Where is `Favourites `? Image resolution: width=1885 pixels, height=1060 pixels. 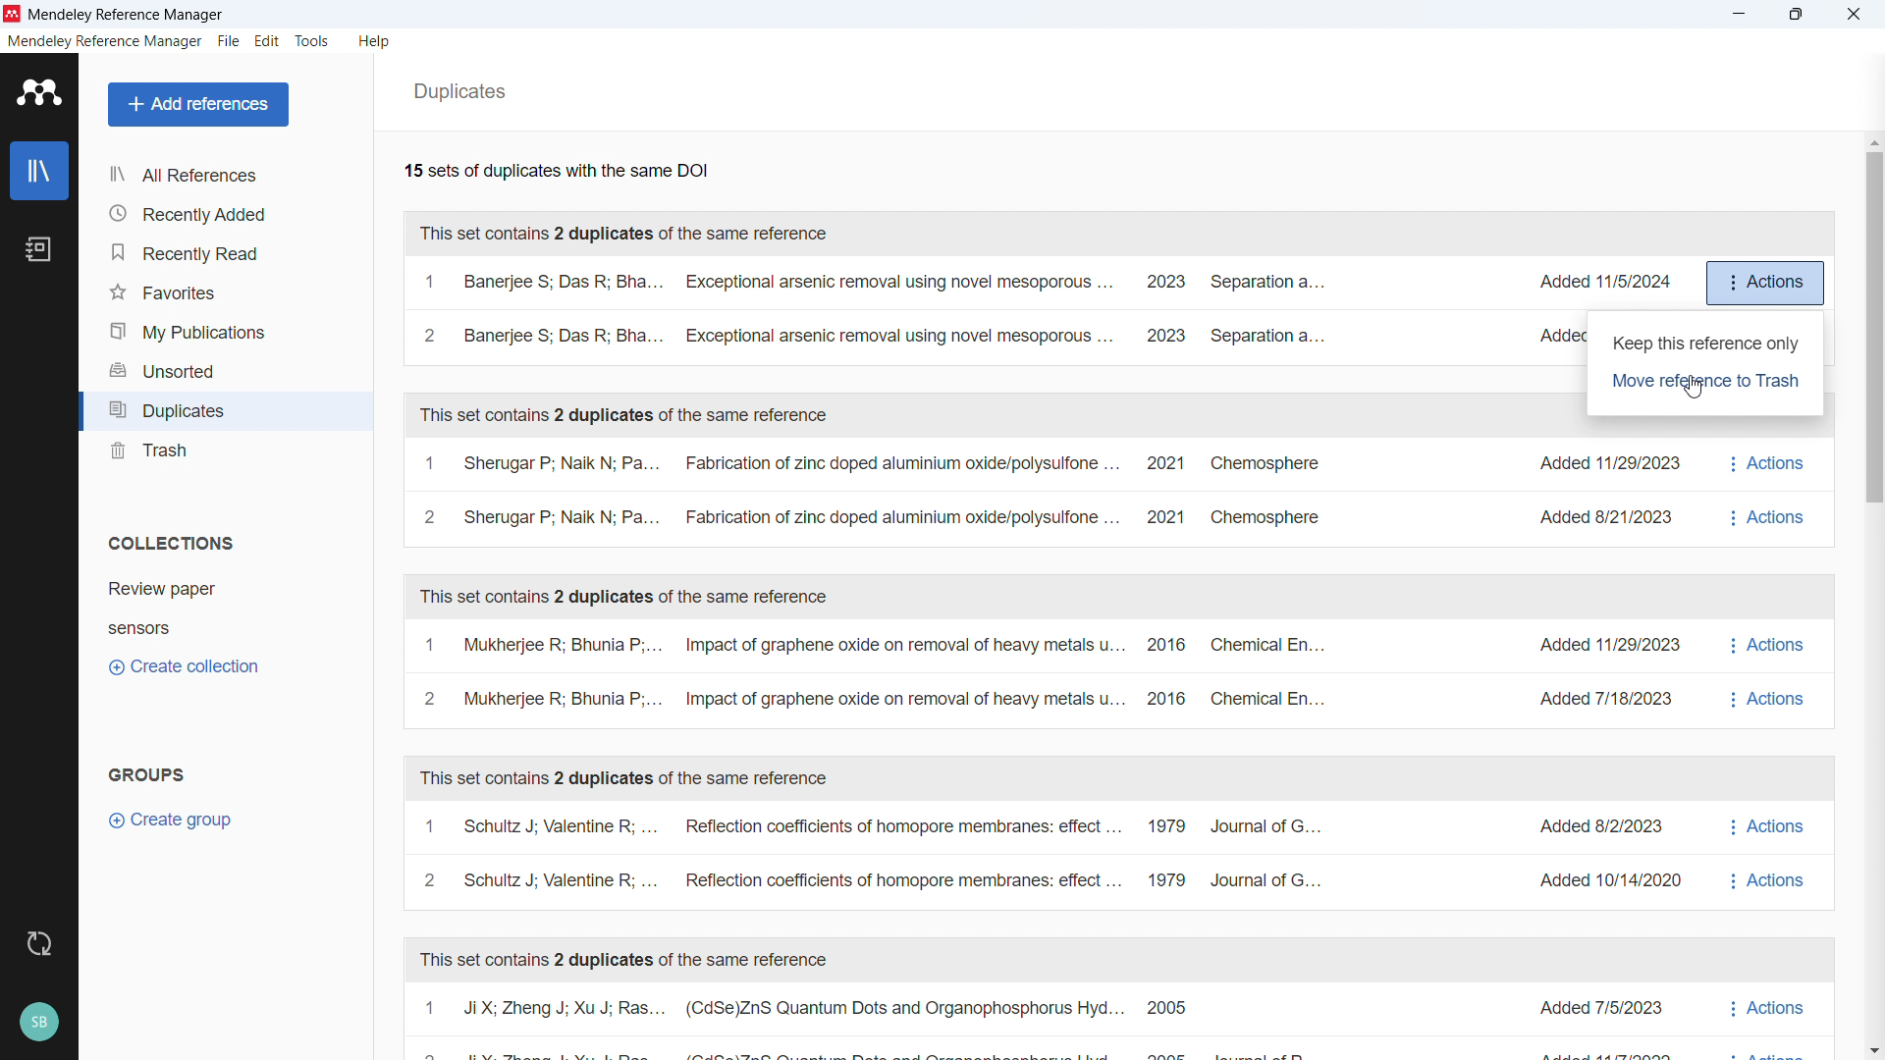
Favourites  is located at coordinates (224, 291).